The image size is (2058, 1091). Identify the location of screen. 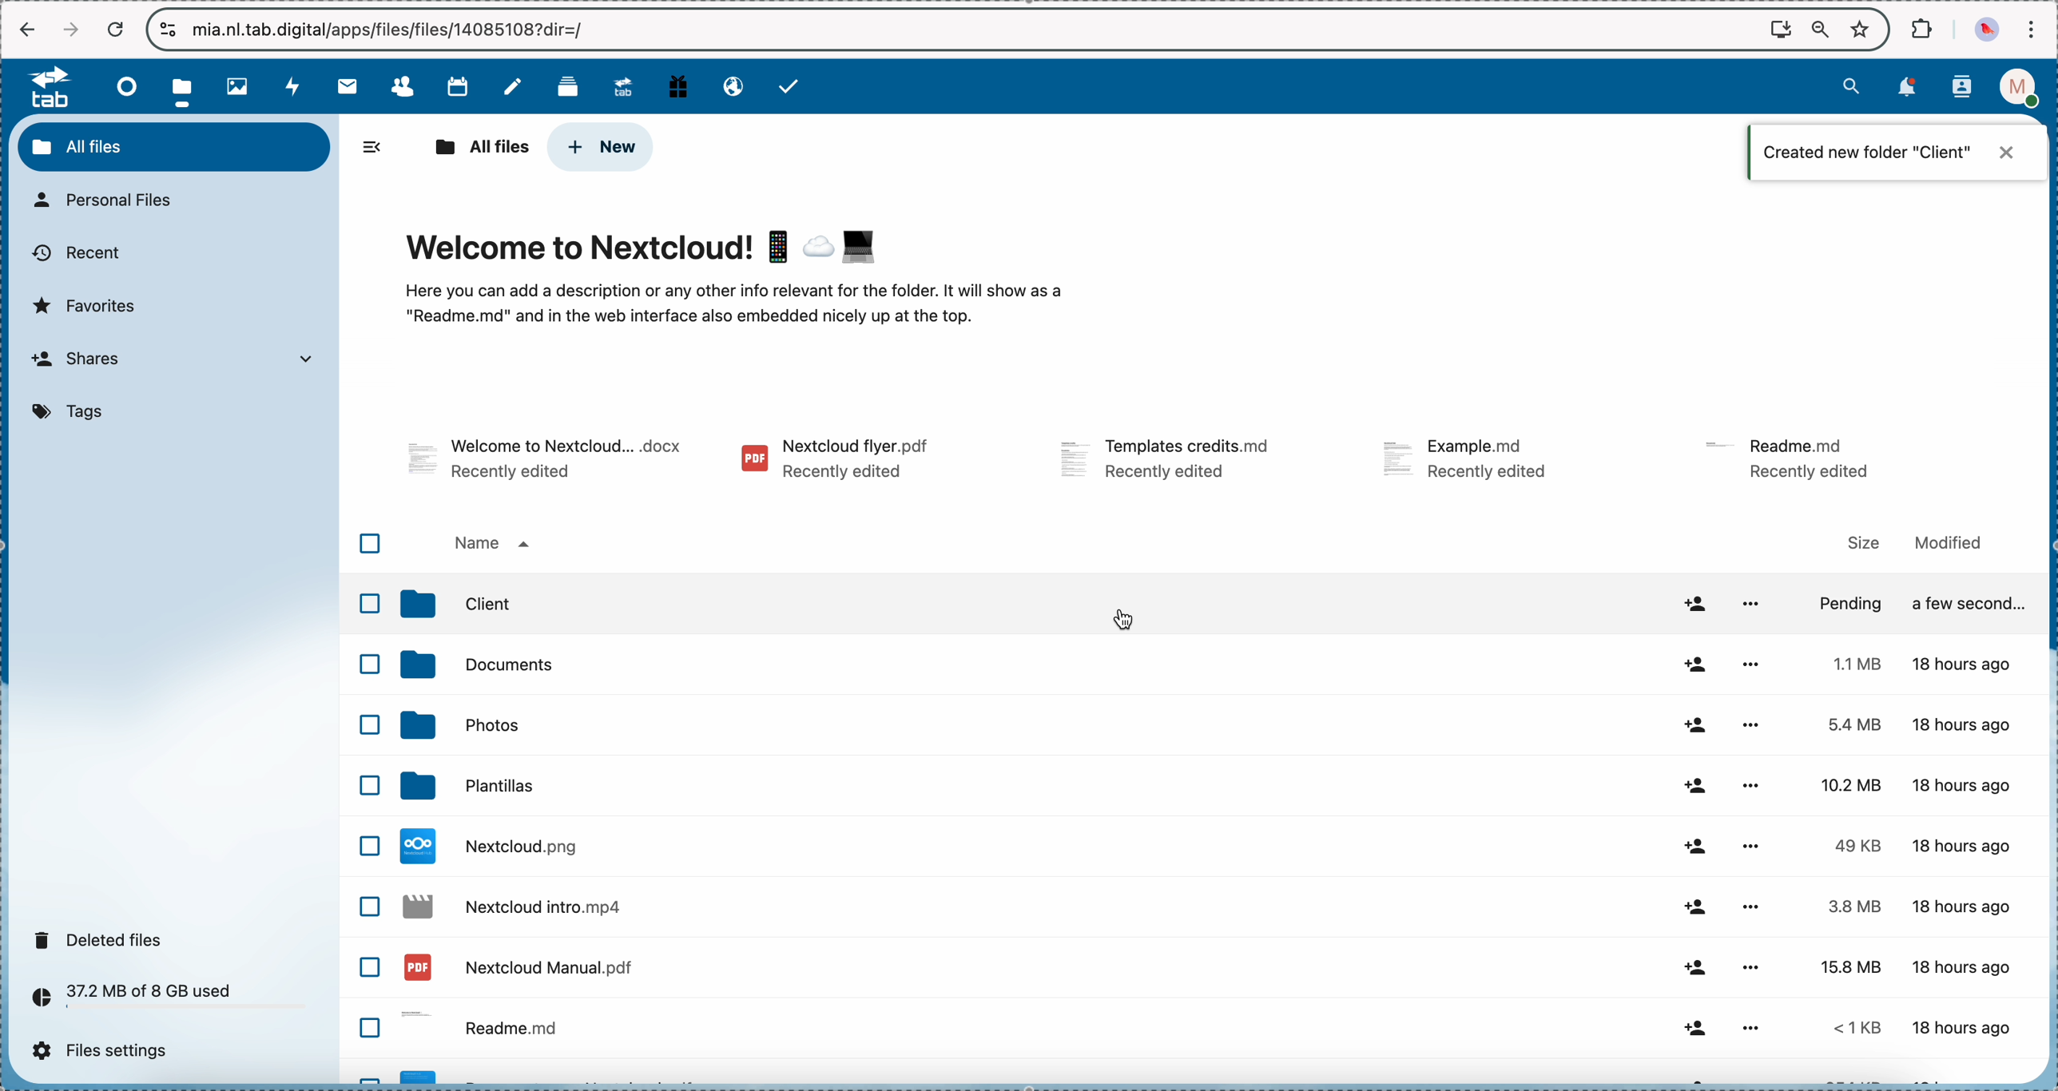
(1781, 28).